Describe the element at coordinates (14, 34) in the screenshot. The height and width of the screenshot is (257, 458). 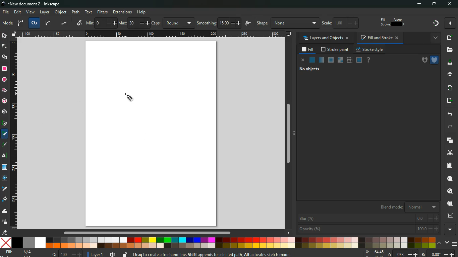
I see `unlock` at that location.